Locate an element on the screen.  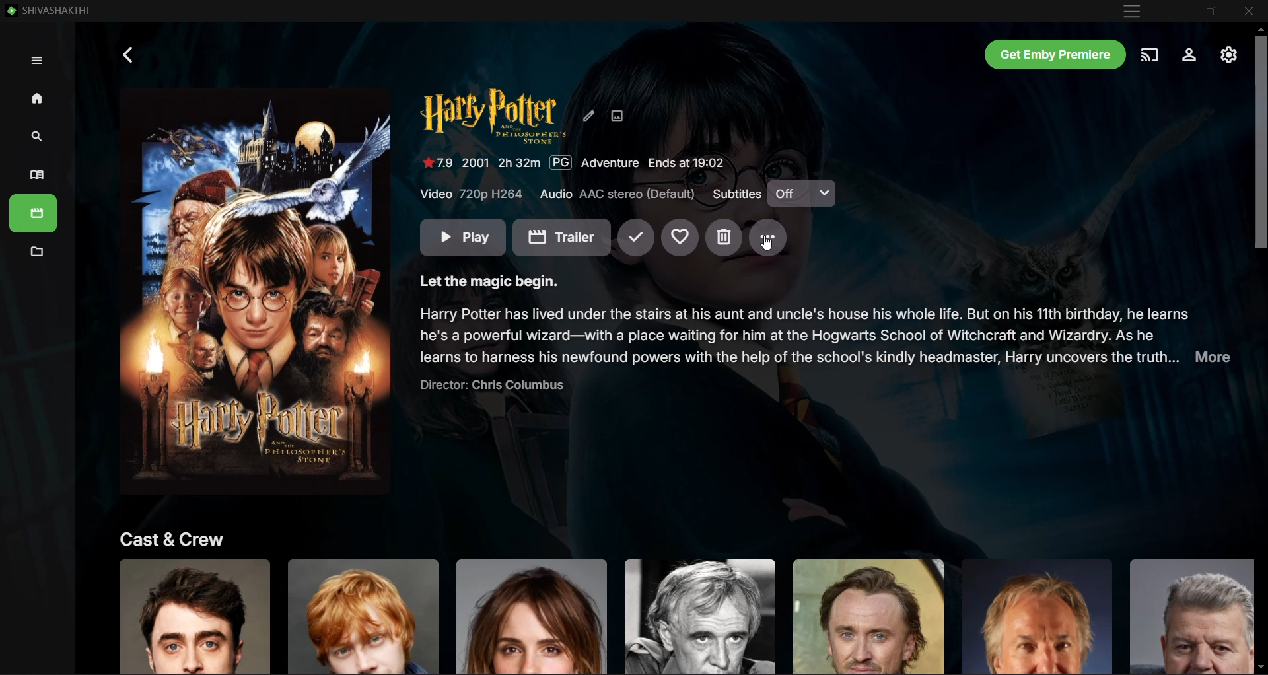
Movie Title is located at coordinates (493, 116).